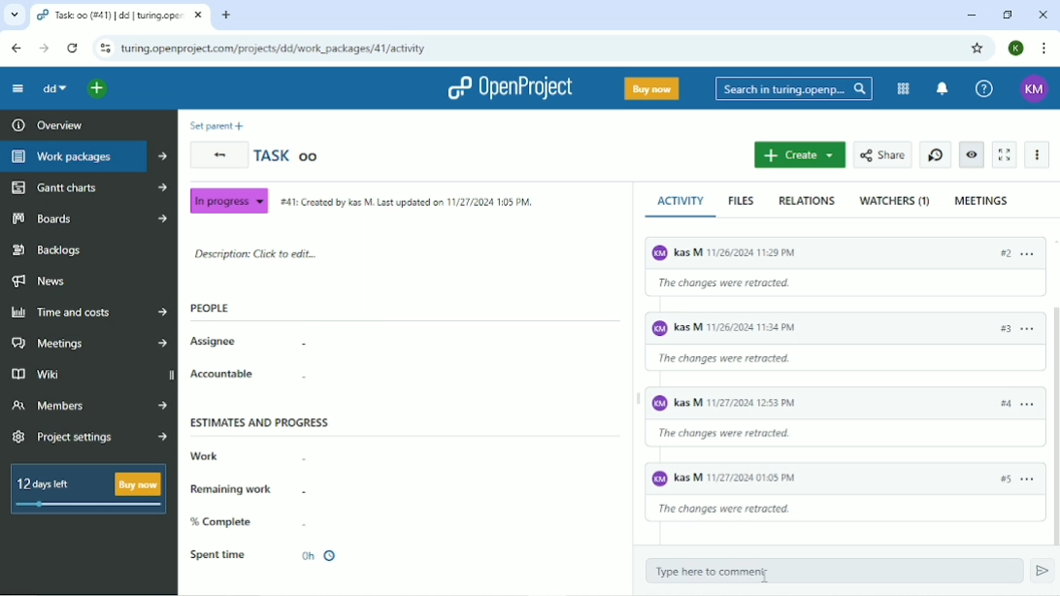 The height and width of the screenshot is (596, 1060). I want to click on Activity, so click(684, 201).